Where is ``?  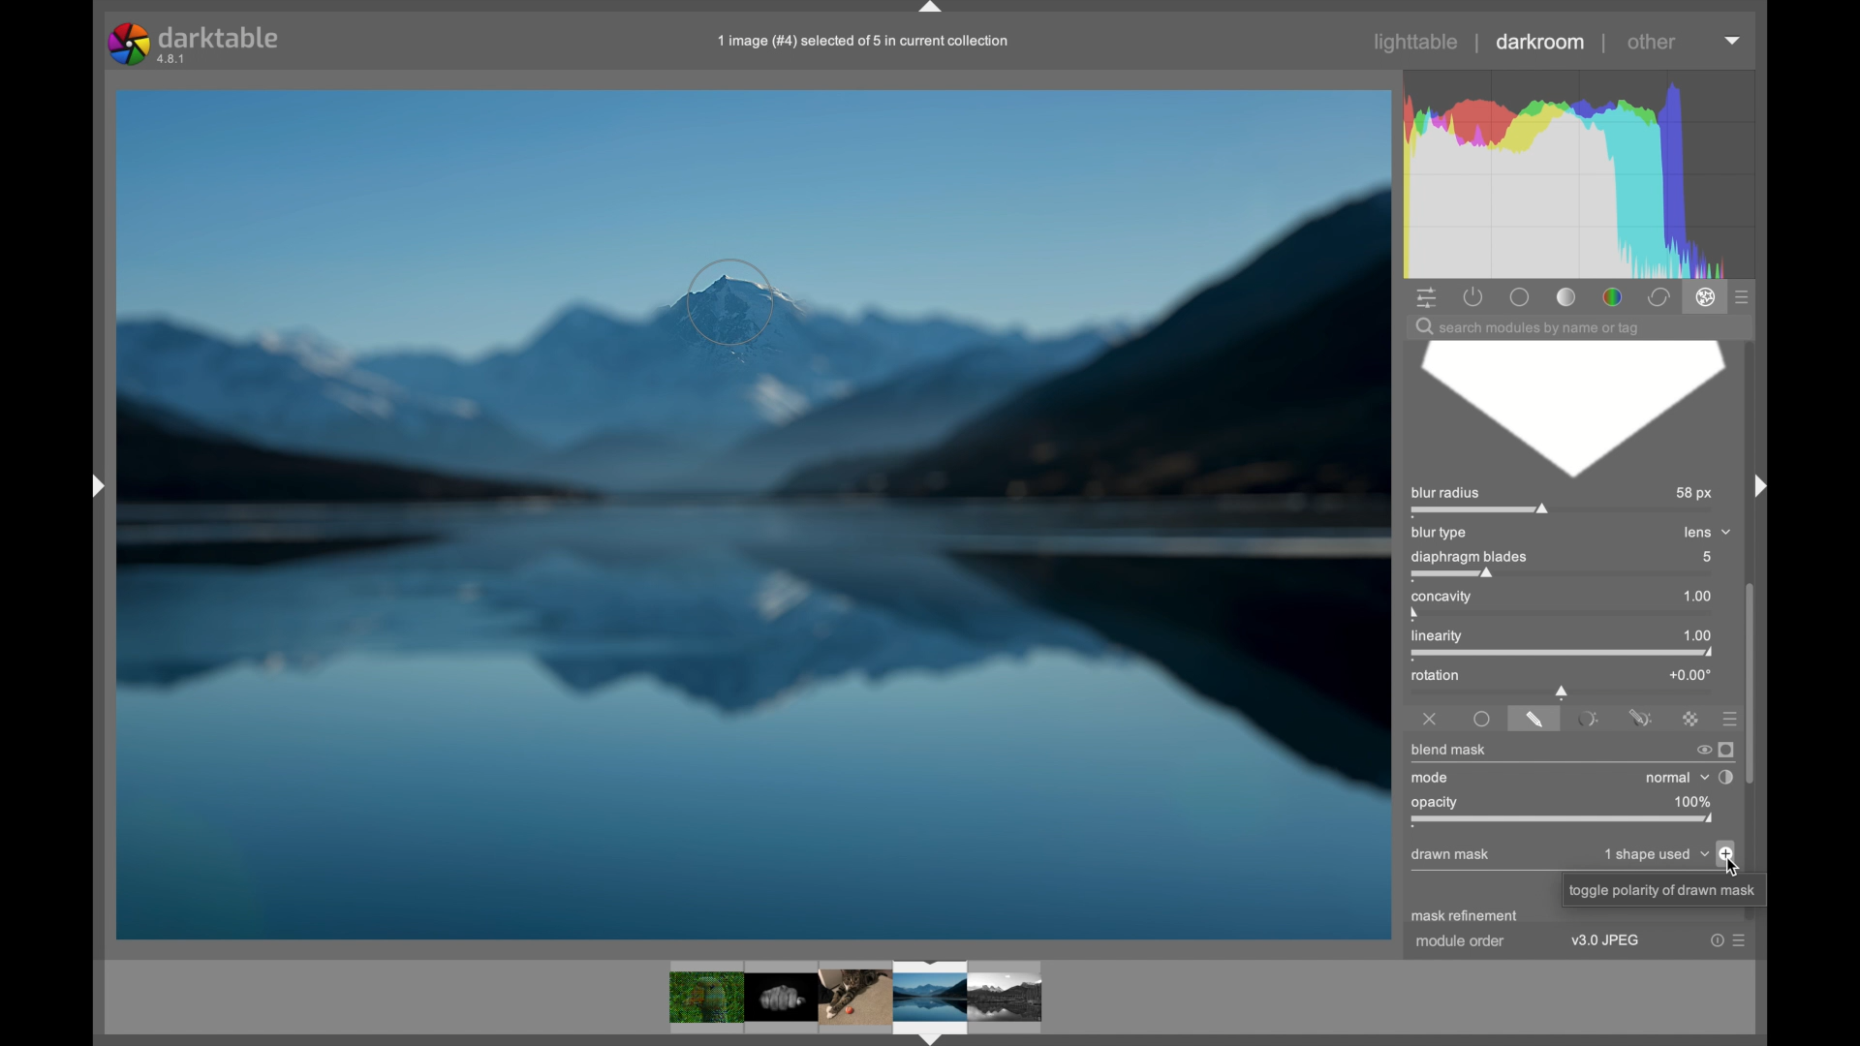  is located at coordinates (1661, 890).